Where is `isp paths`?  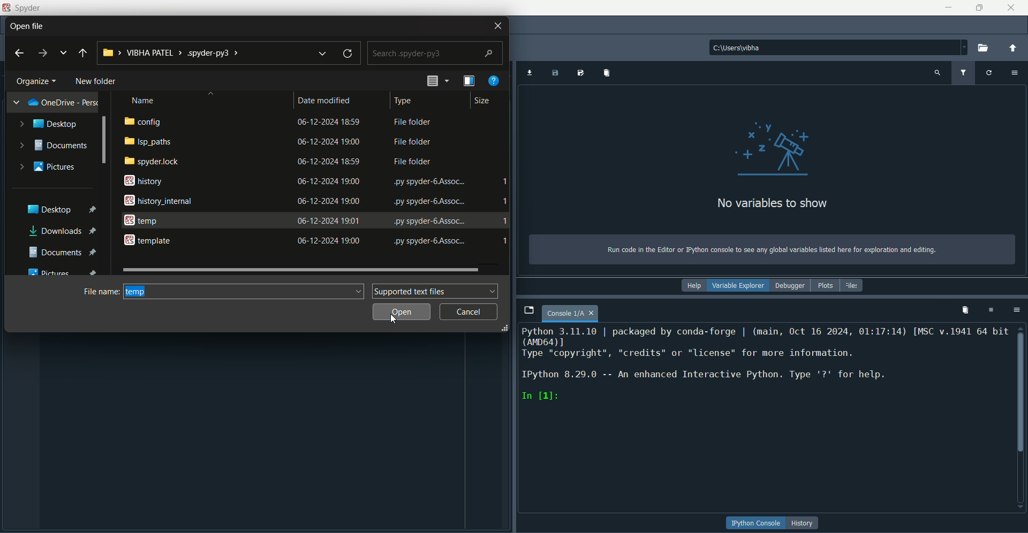
isp paths is located at coordinates (147, 141).